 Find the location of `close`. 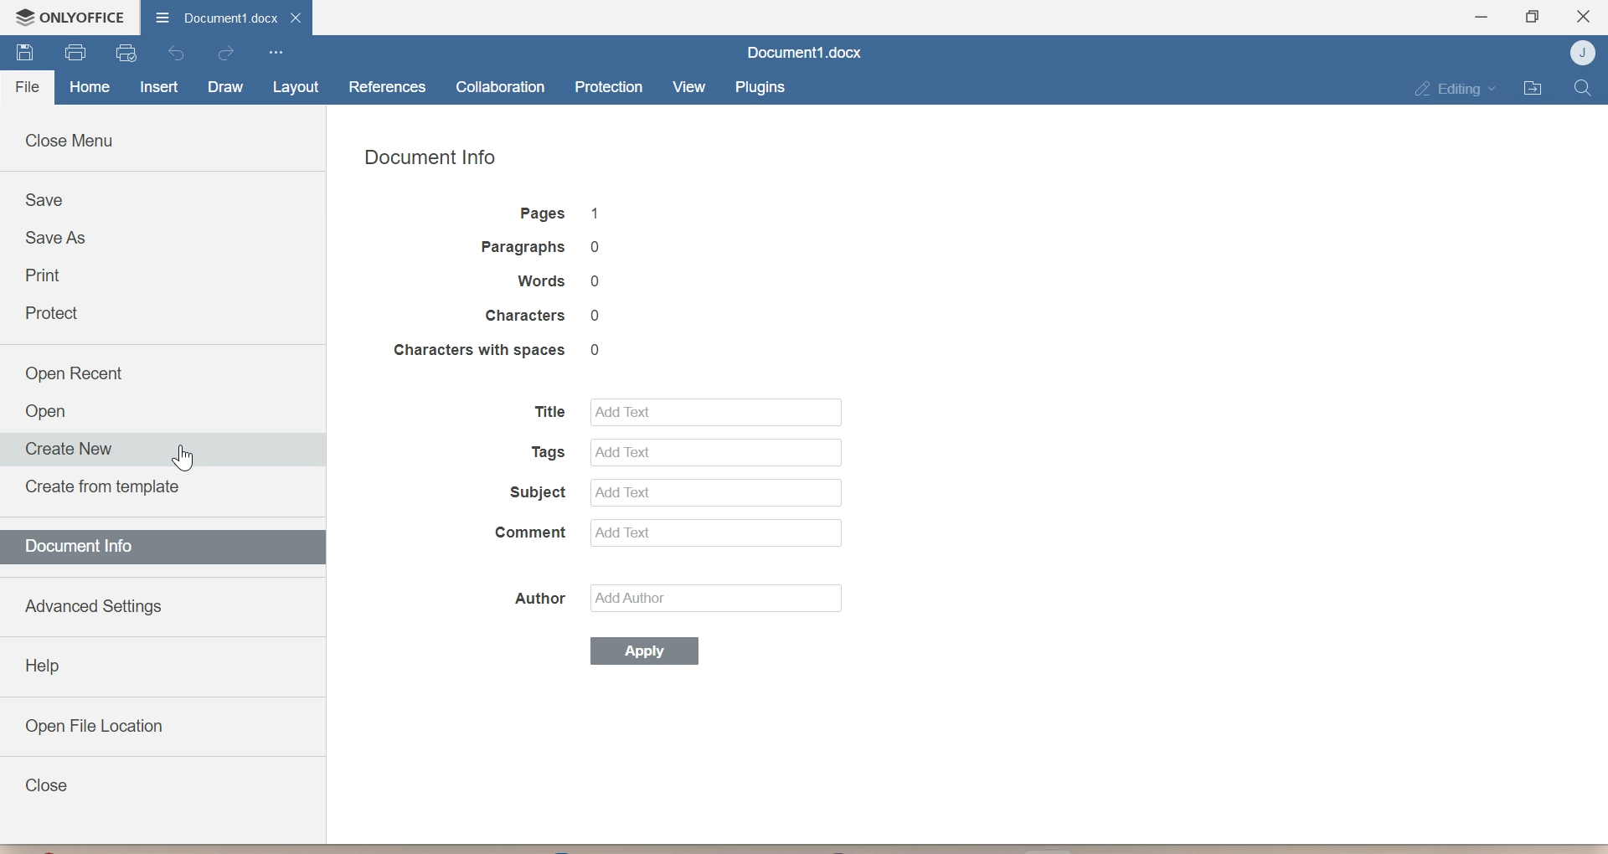

close is located at coordinates (299, 17).